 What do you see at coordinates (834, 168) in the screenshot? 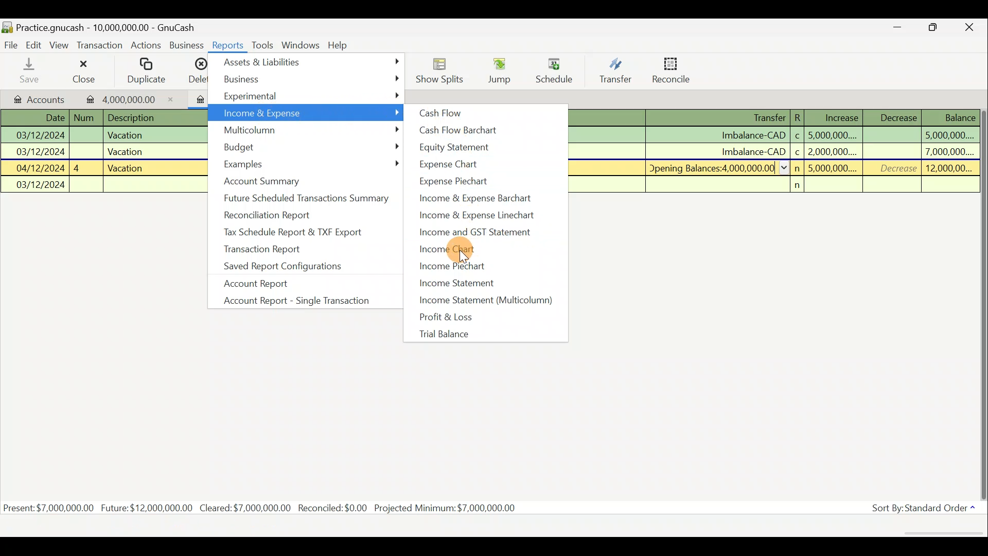
I see `5,000,000....` at bounding box center [834, 168].